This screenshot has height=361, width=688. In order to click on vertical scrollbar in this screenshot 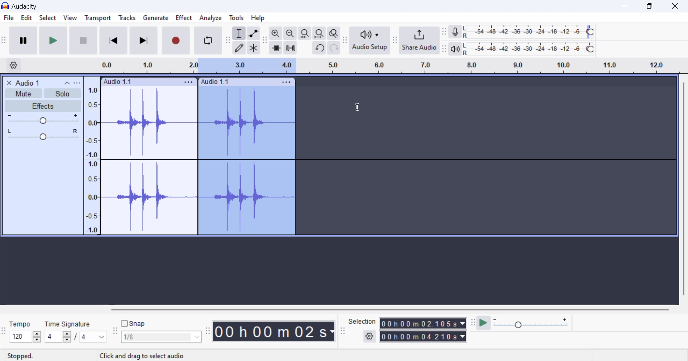, I will do `click(683, 192)`.